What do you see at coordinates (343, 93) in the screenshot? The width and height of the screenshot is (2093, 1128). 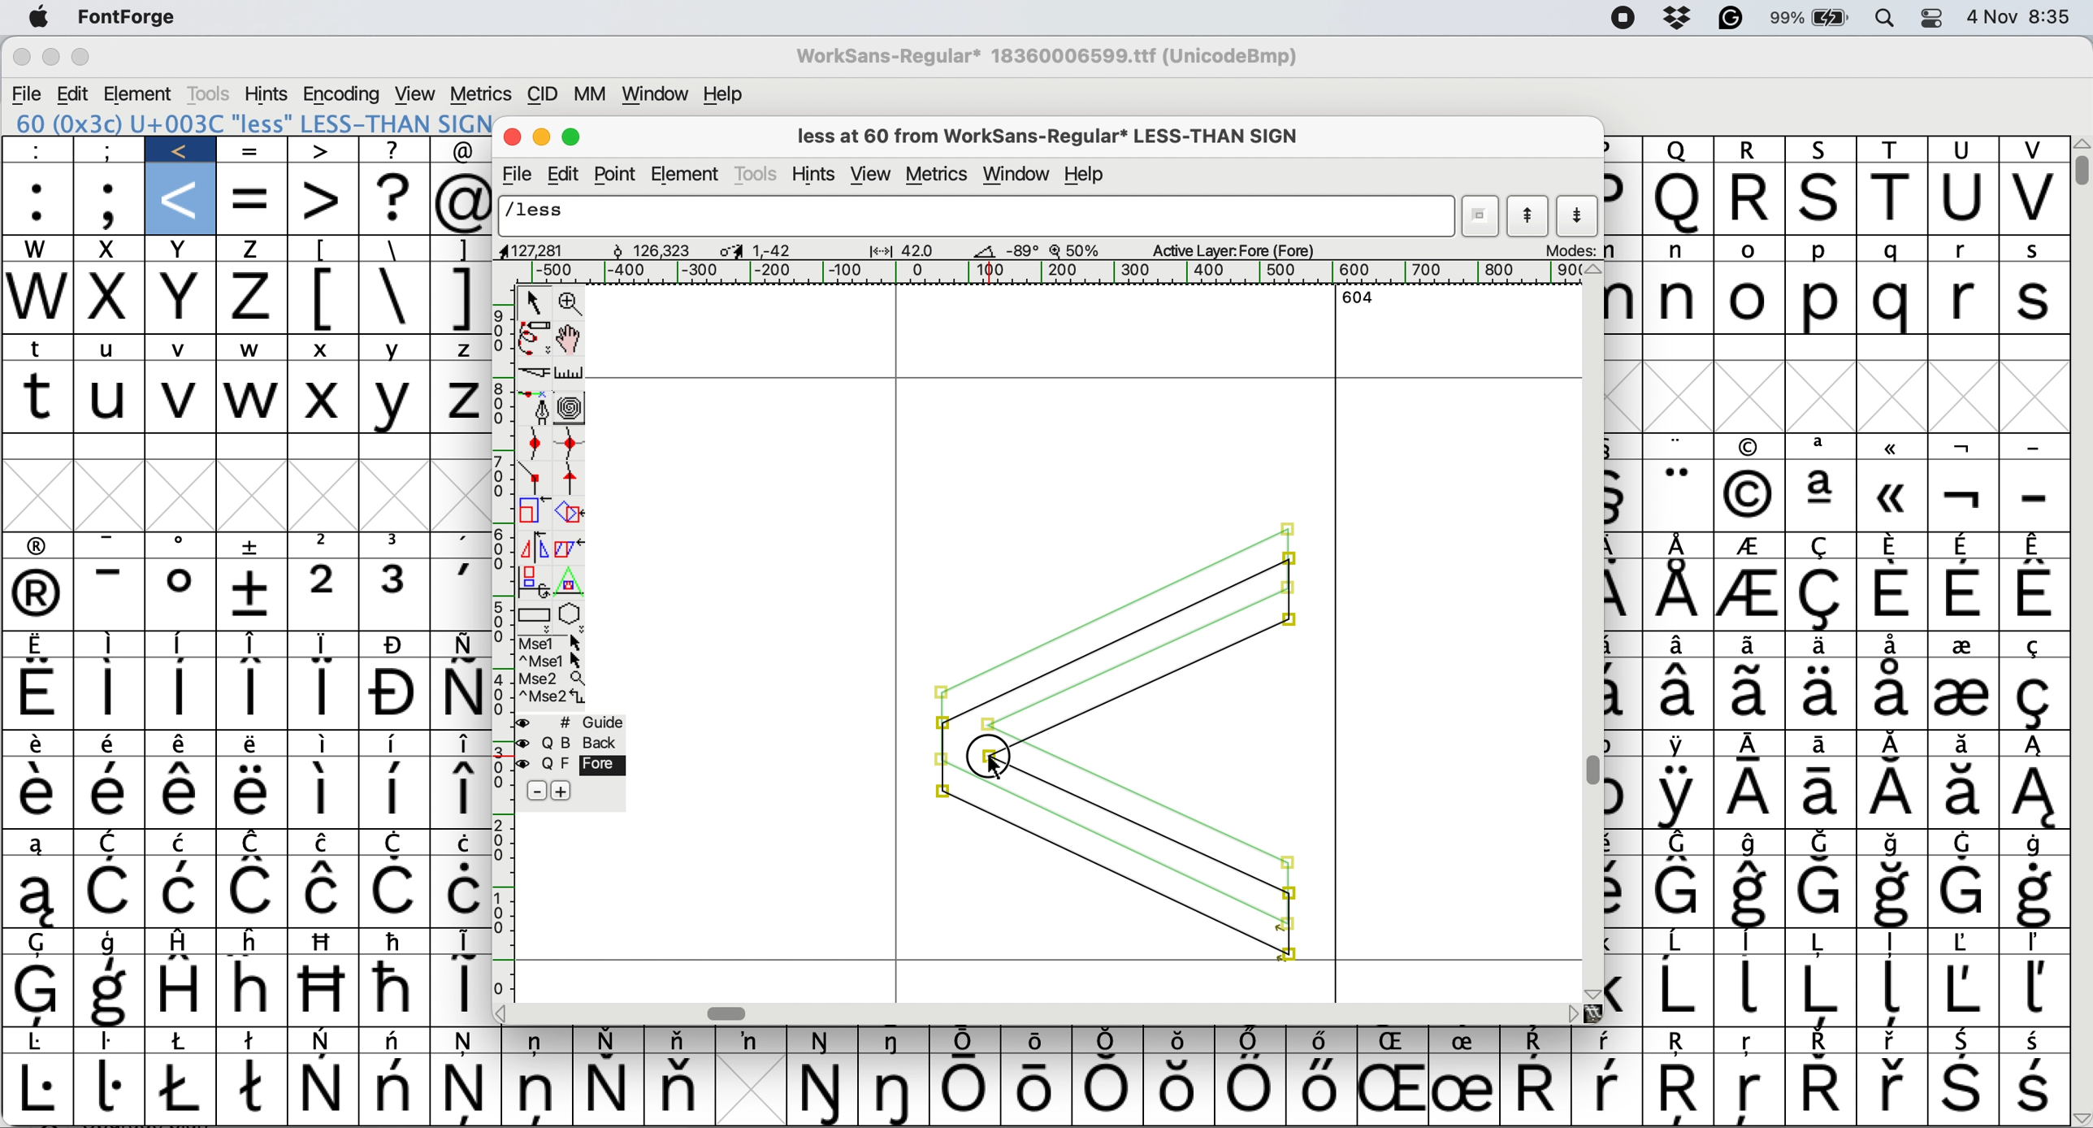 I see `encoding` at bounding box center [343, 93].